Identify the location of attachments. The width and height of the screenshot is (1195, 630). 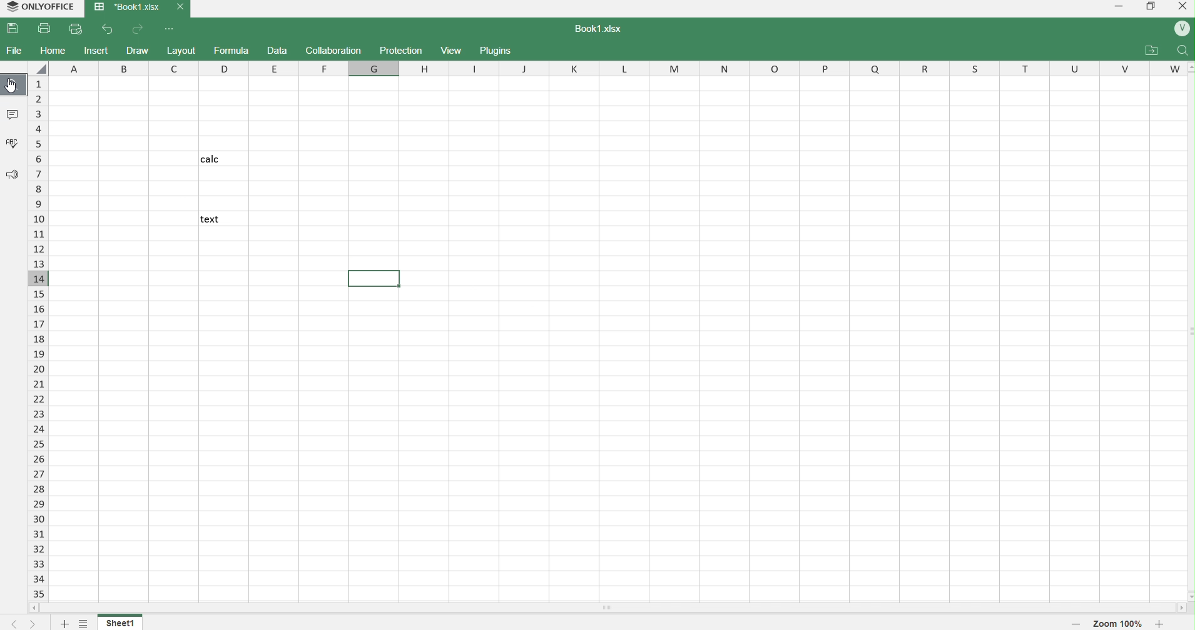
(1154, 49).